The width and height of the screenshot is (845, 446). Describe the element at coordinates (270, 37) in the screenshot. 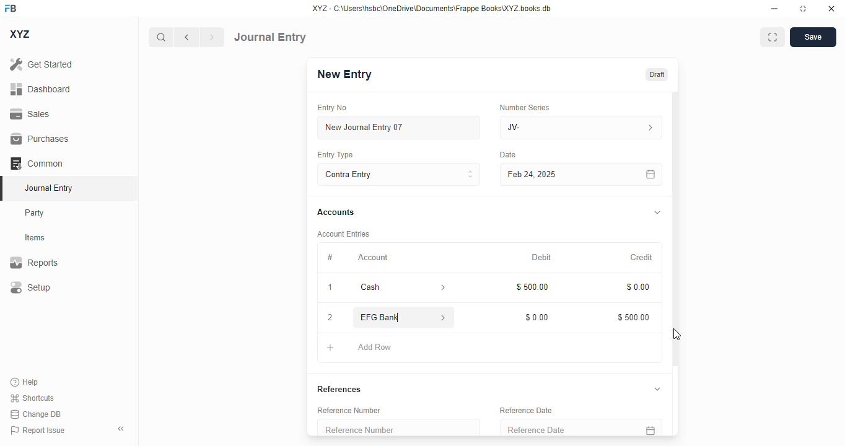

I see `journal entry` at that location.